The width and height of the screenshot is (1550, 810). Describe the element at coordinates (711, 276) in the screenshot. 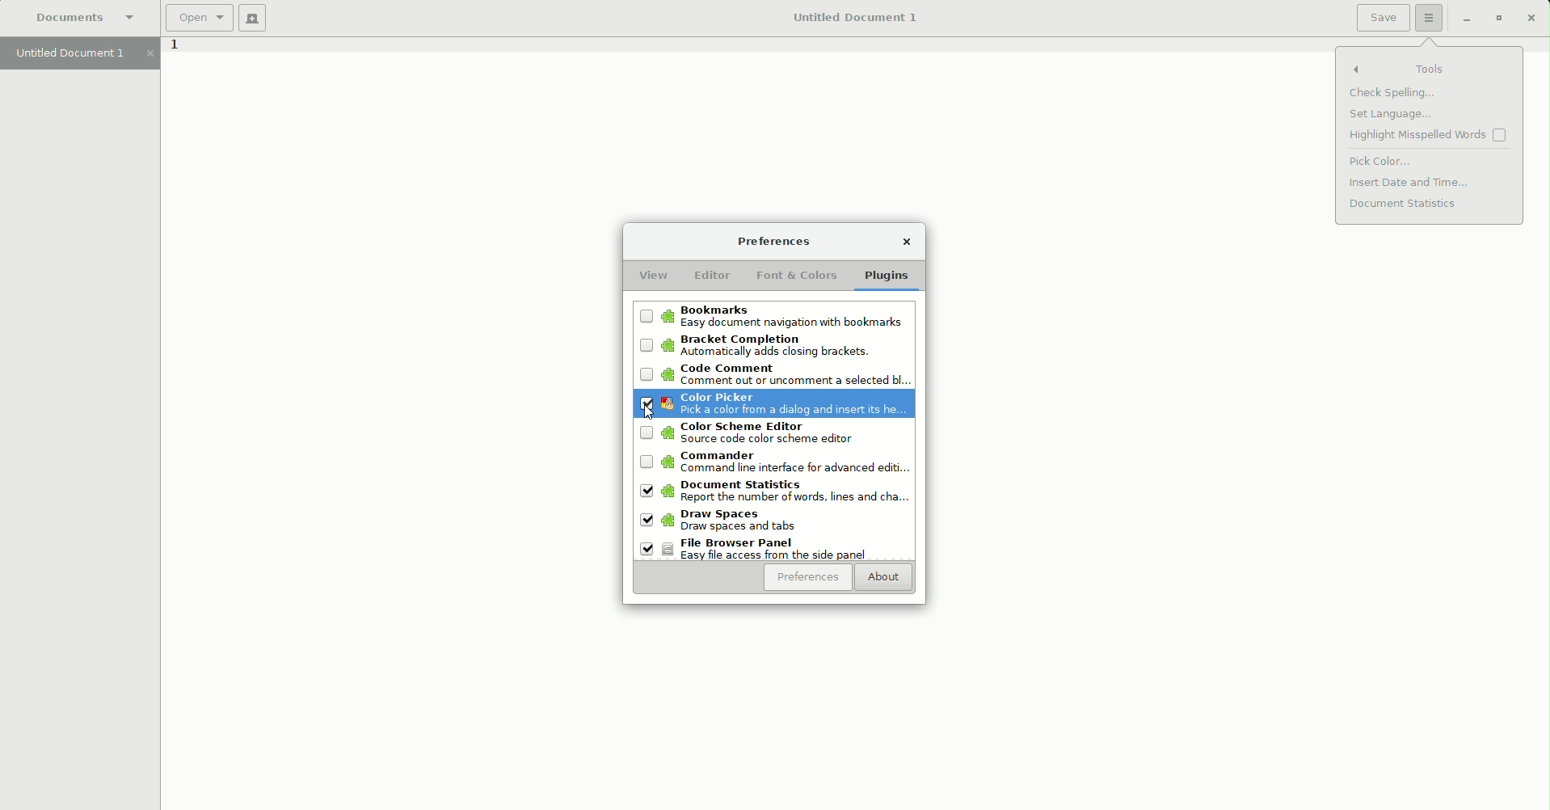

I see `Editor` at that location.